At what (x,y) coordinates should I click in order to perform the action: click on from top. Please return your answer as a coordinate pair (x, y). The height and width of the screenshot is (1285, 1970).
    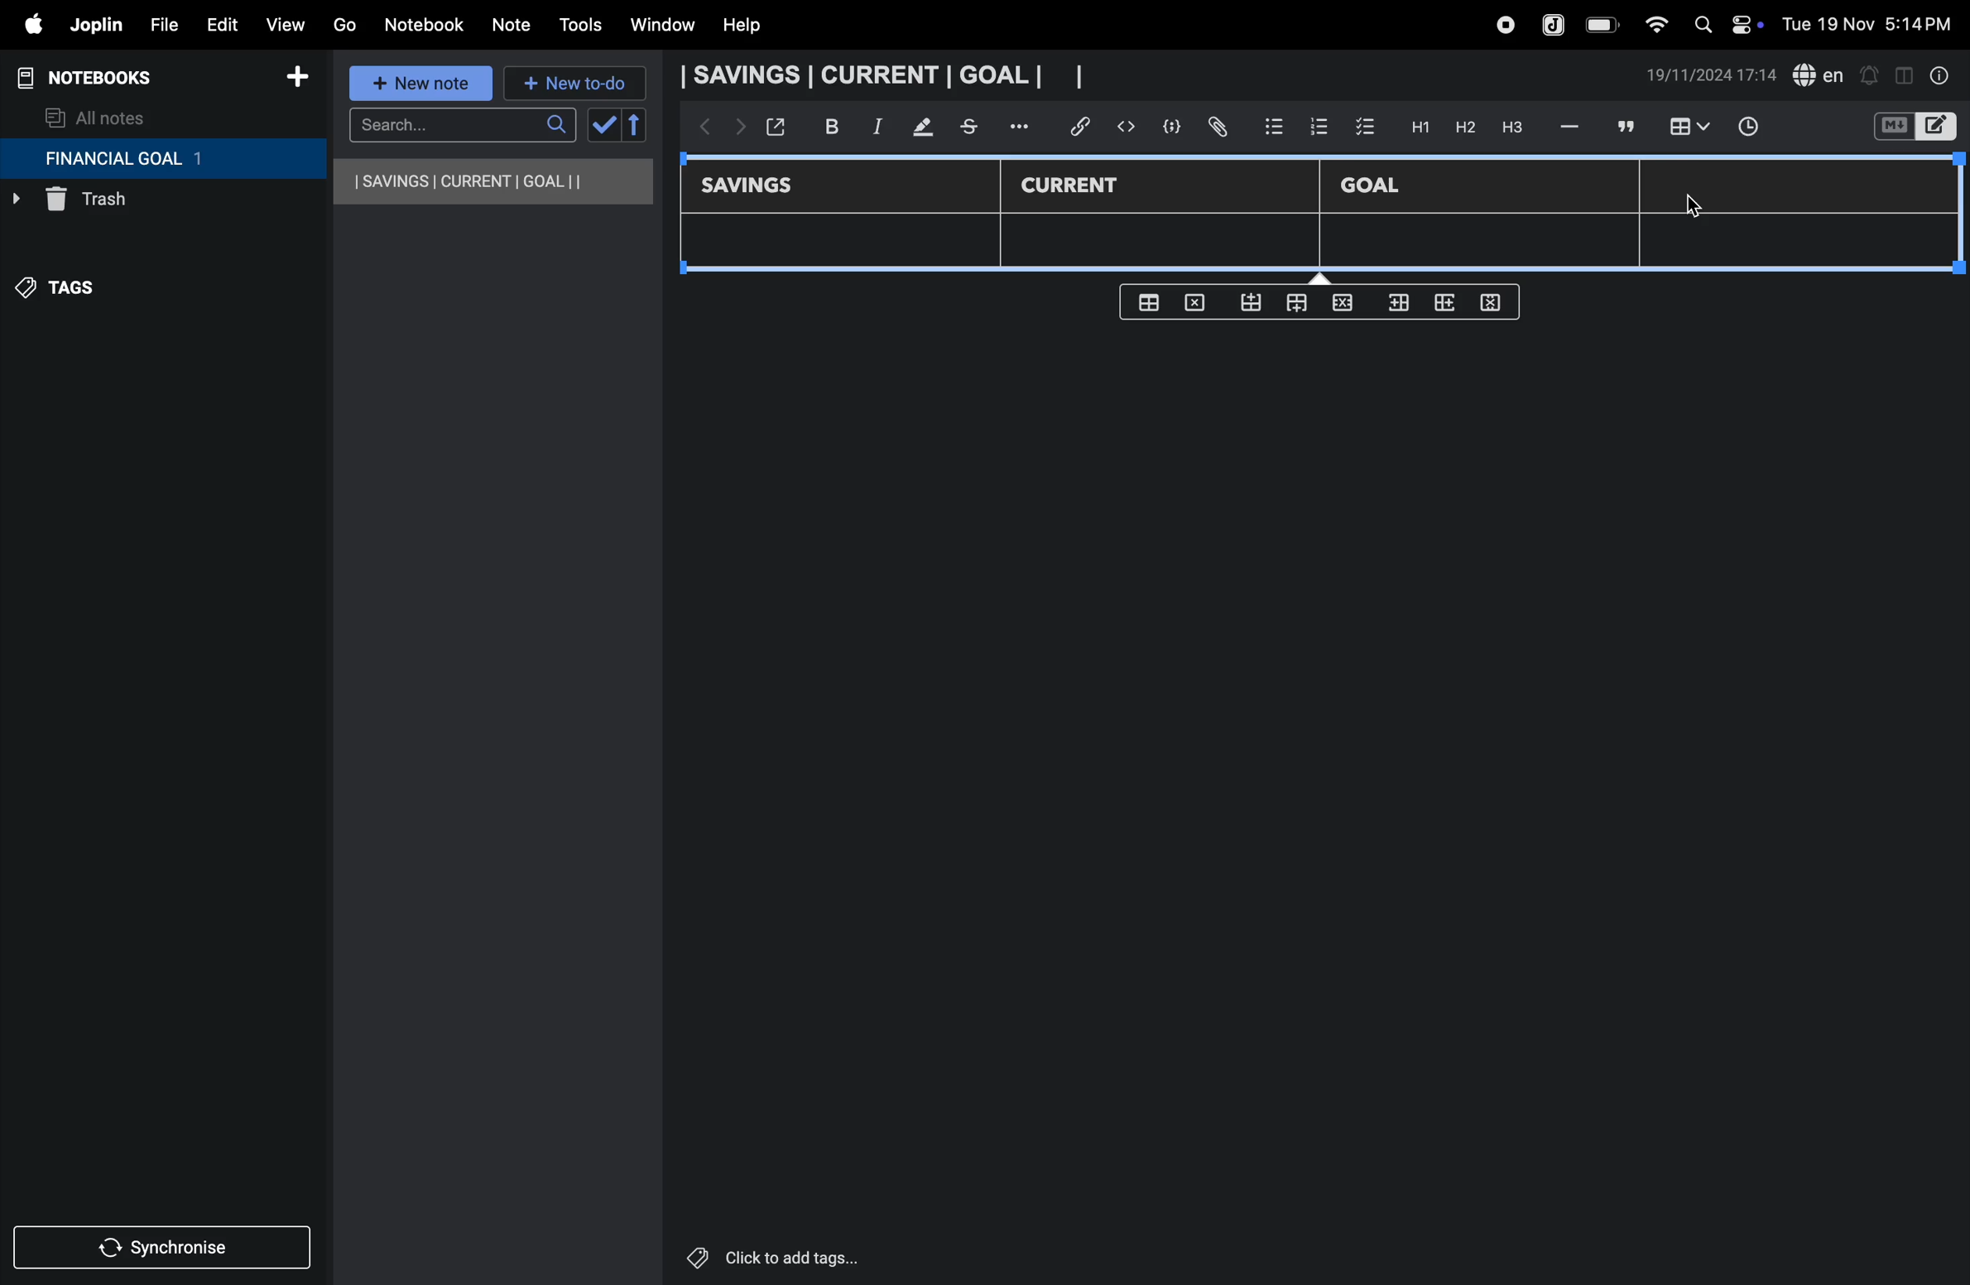
    Looking at the image, I should click on (1293, 305).